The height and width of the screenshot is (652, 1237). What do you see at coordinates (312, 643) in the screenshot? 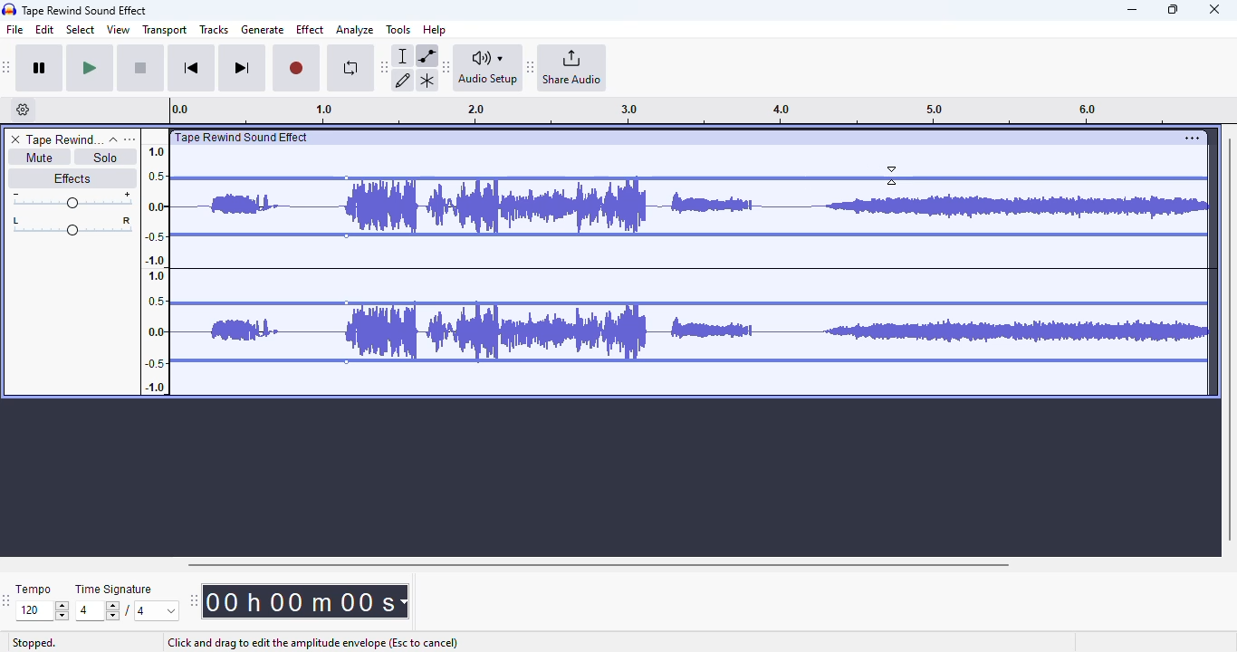
I see `click and drag to edit the amplitude envelope (esc to cancel)` at bounding box center [312, 643].